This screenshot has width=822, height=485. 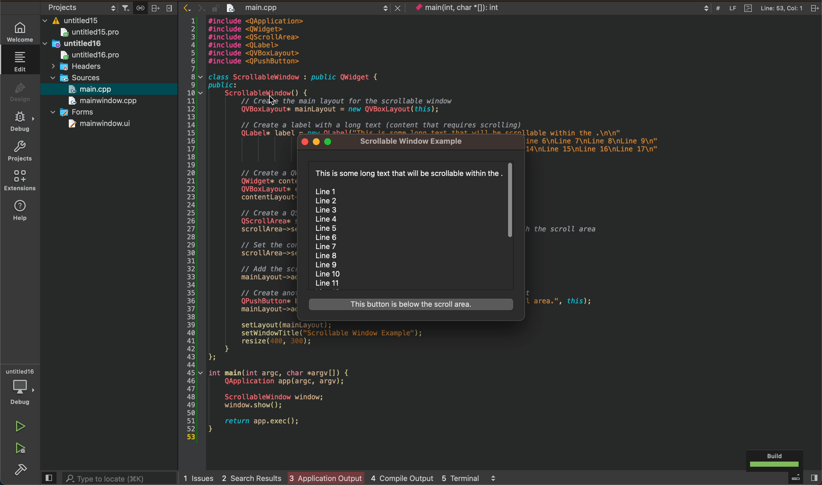 What do you see at coordinates (759, 8) in the screenshot?
I see `file info` at bounding box center [759, 8].